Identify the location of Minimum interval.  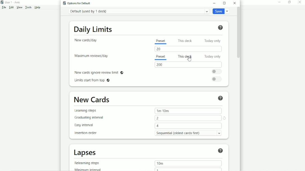
(89, 169).